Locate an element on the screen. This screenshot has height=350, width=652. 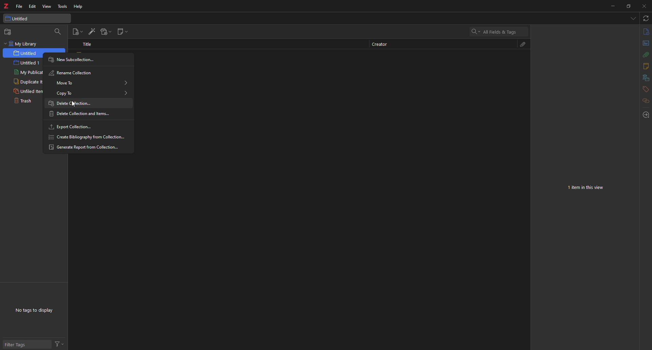
search is located at coordinates (60, 32).